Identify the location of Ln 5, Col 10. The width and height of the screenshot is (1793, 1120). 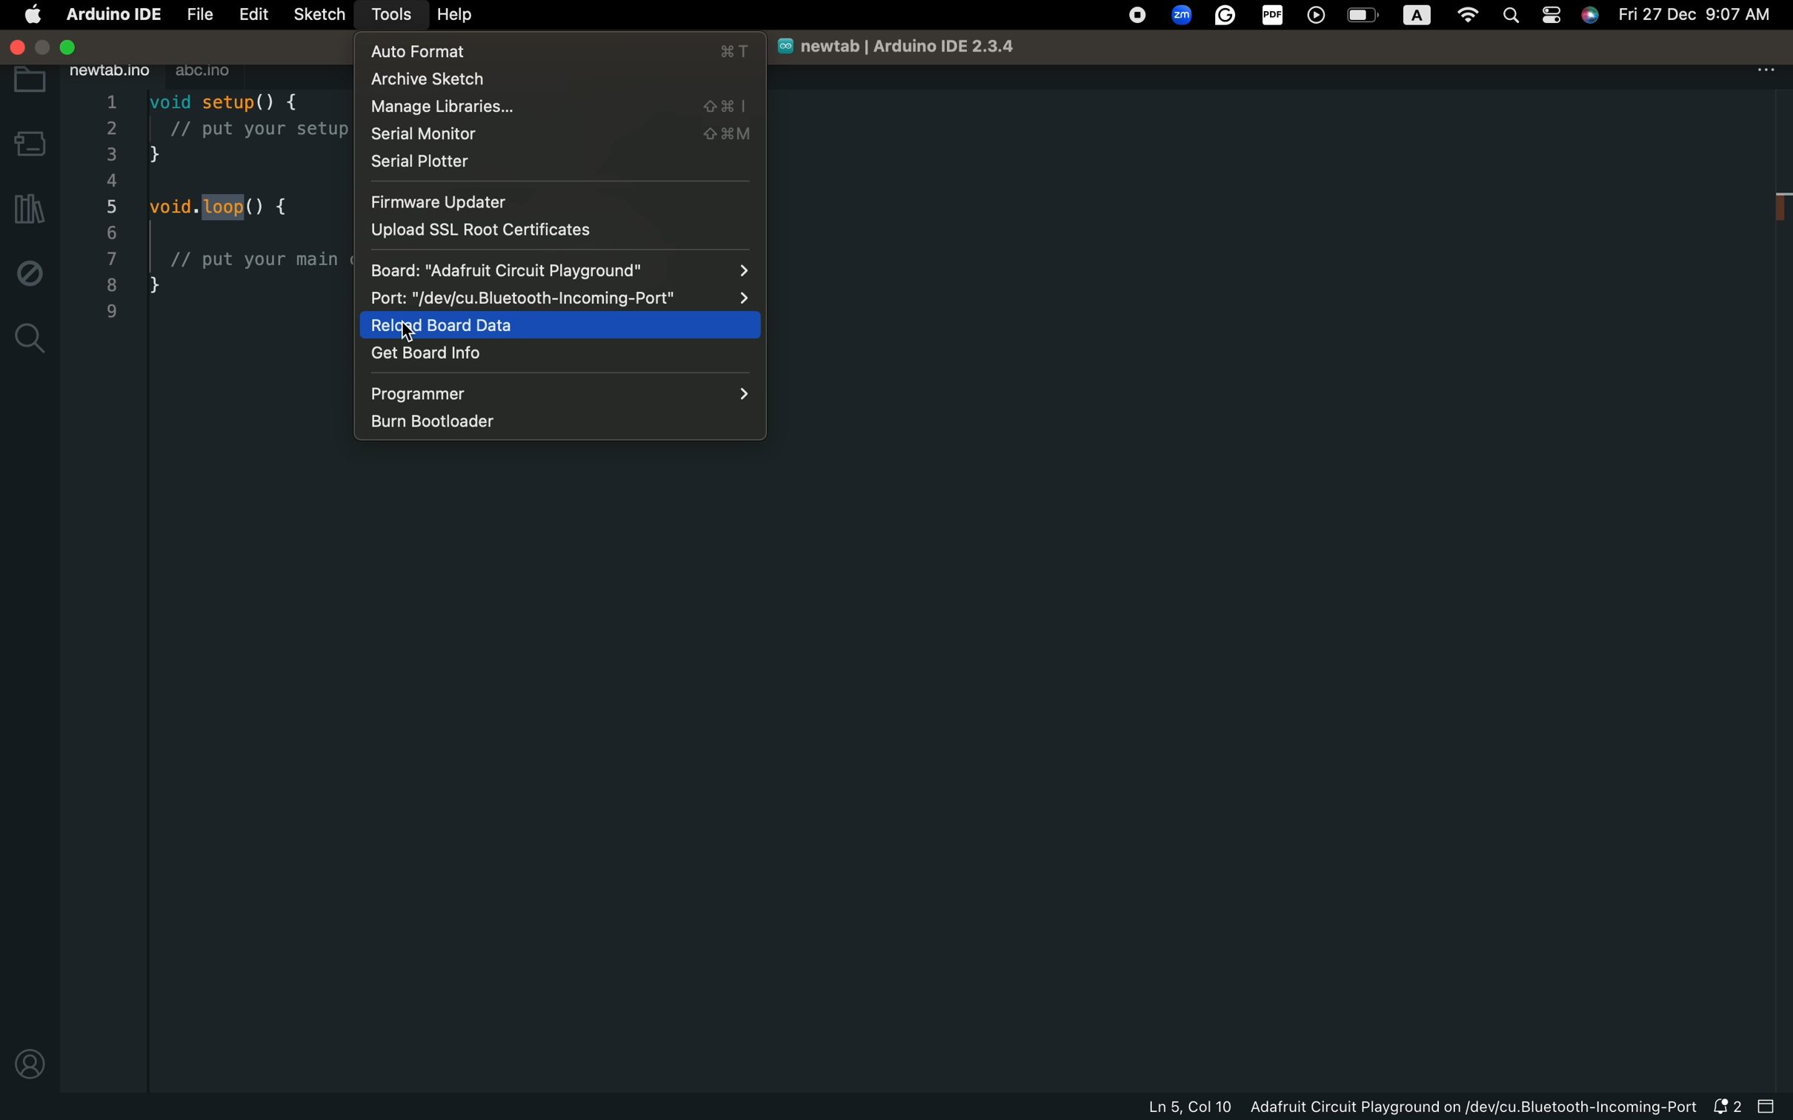
(1188, 1107).